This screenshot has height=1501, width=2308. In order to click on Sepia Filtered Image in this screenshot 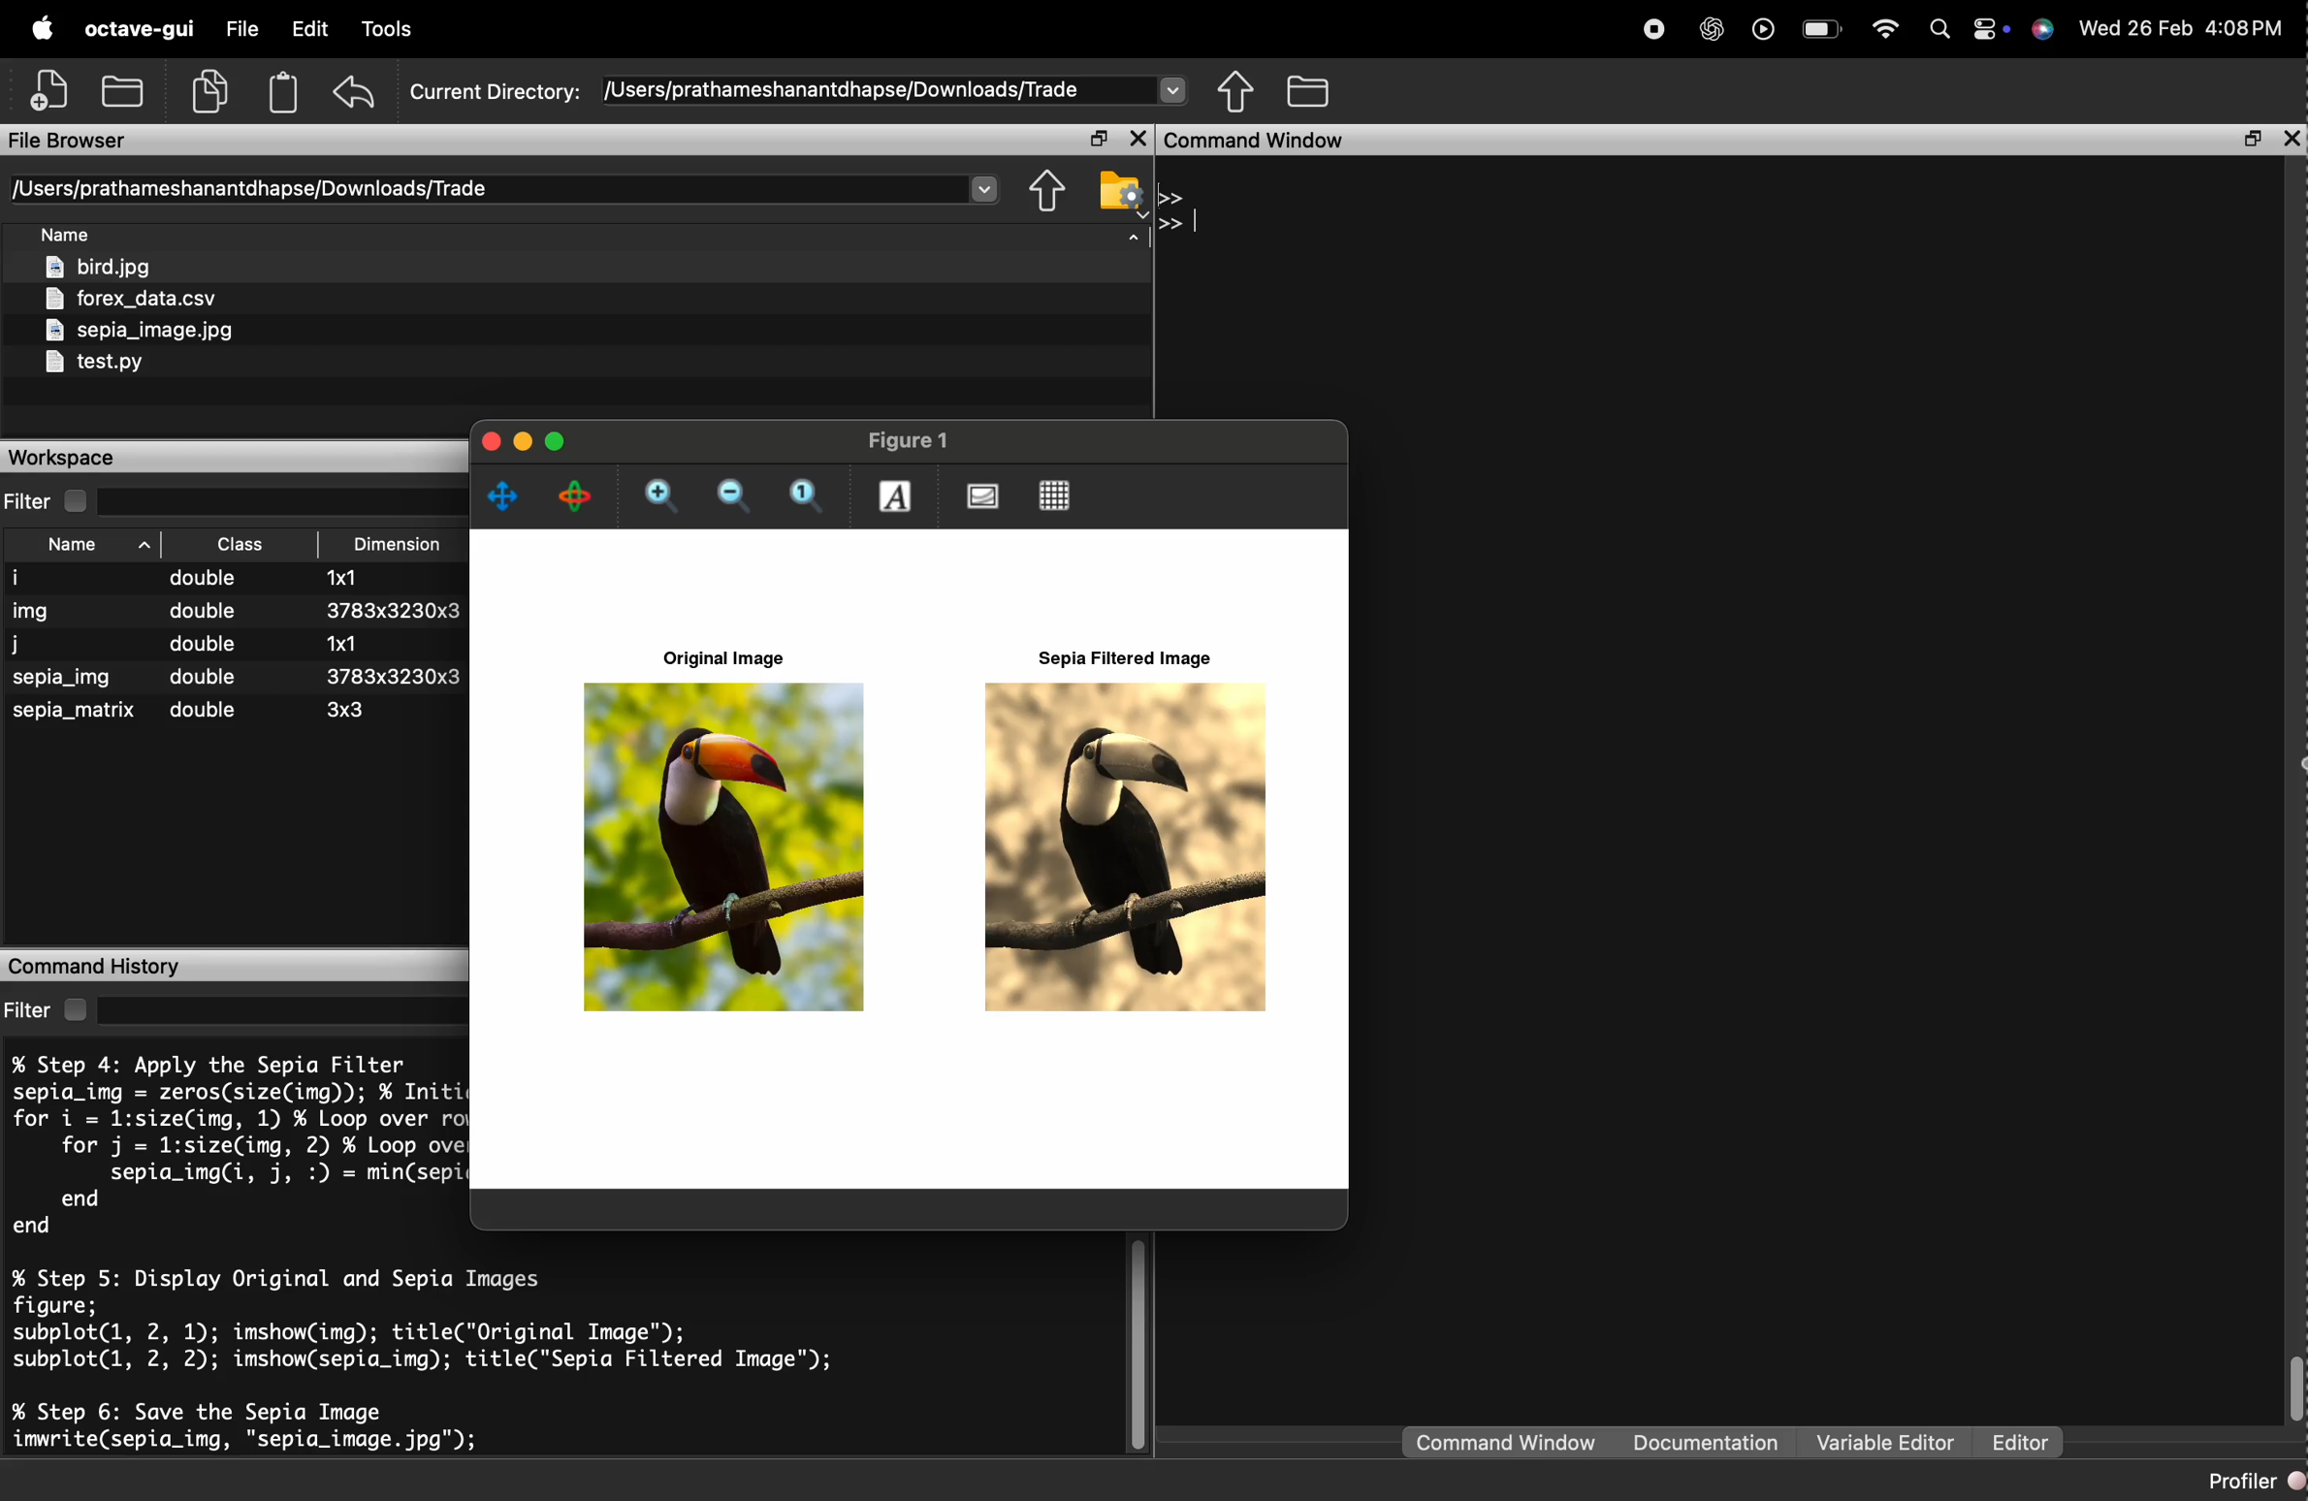, I will do `click(1129, 659)`.